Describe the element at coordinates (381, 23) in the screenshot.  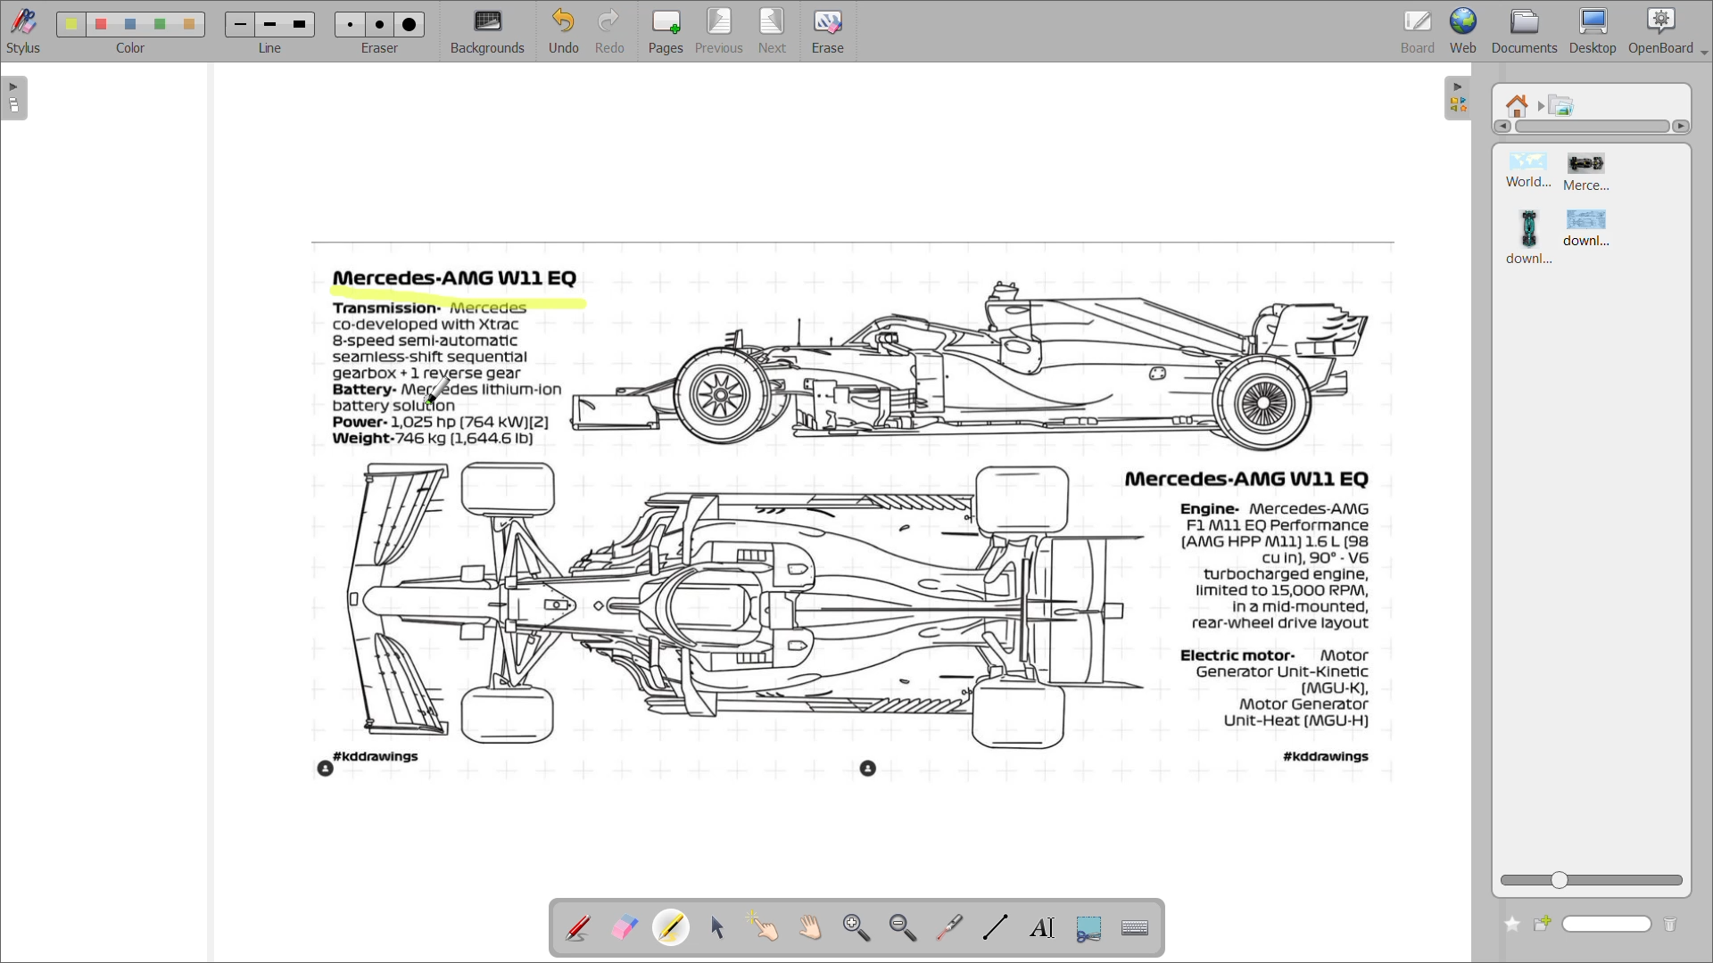
I see `eraser 2` at that location.